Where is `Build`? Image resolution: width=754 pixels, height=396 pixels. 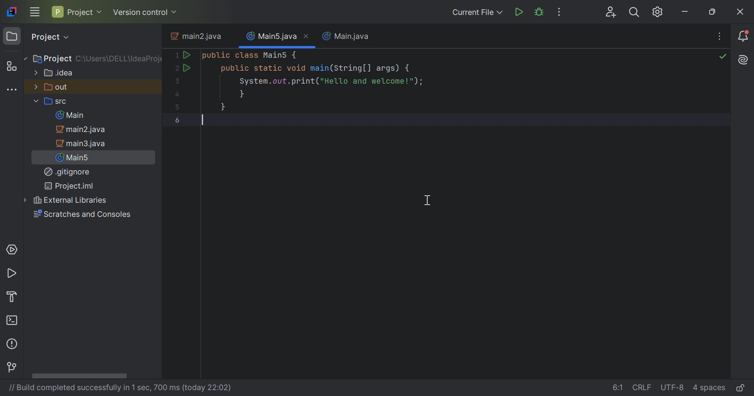
Build is located at coordinates (15, 296).